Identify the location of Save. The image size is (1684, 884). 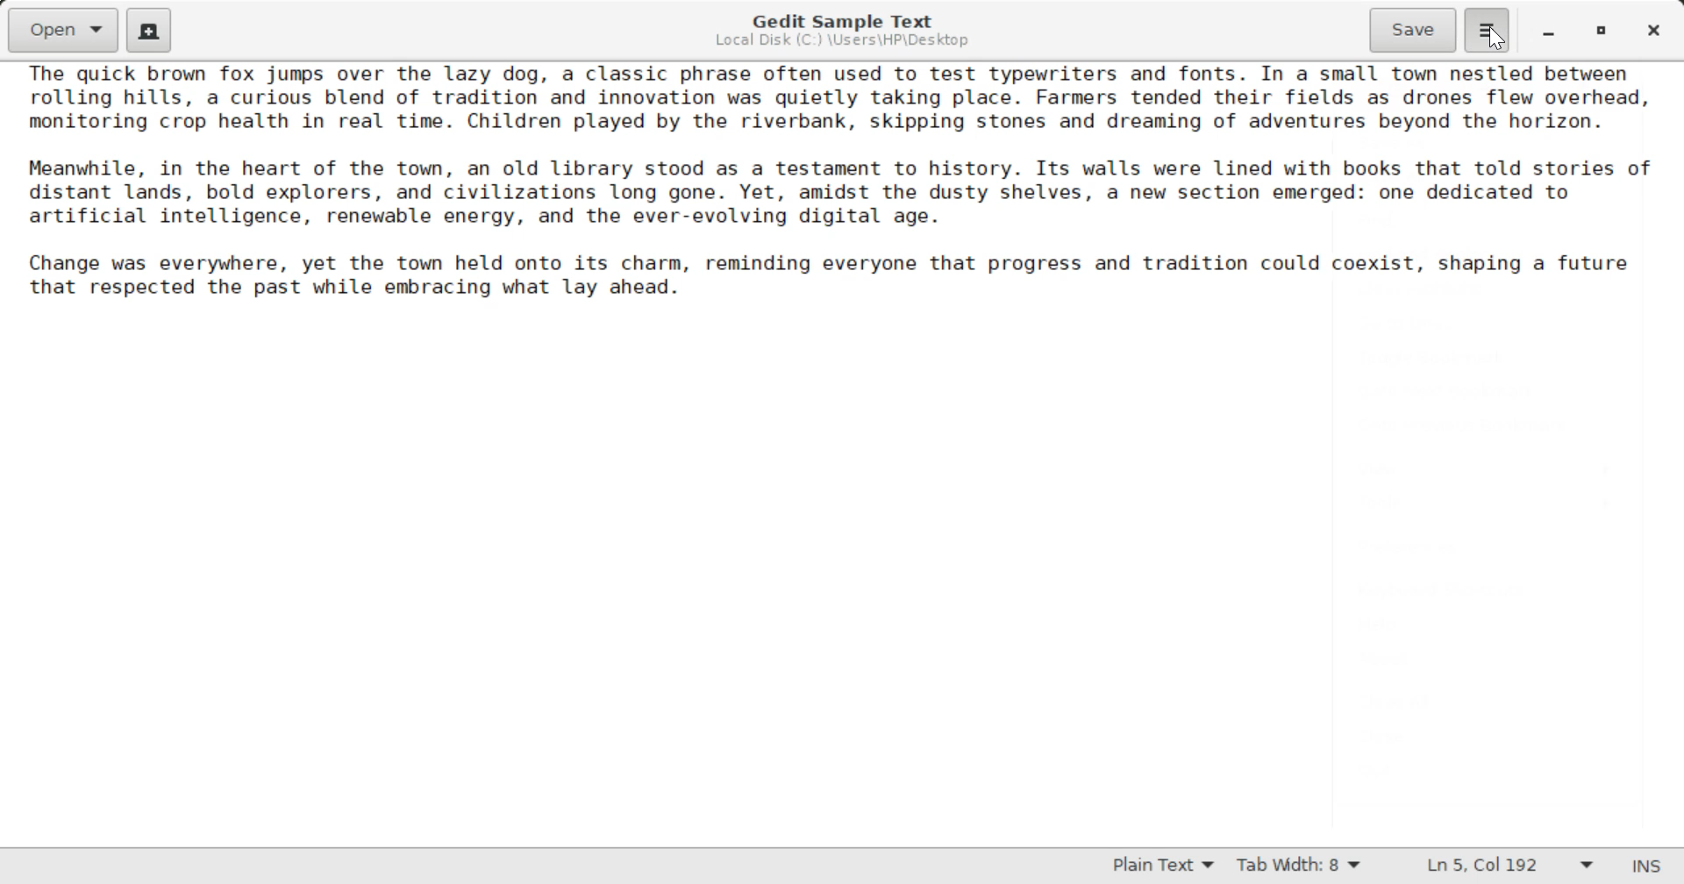
(1414, 28).